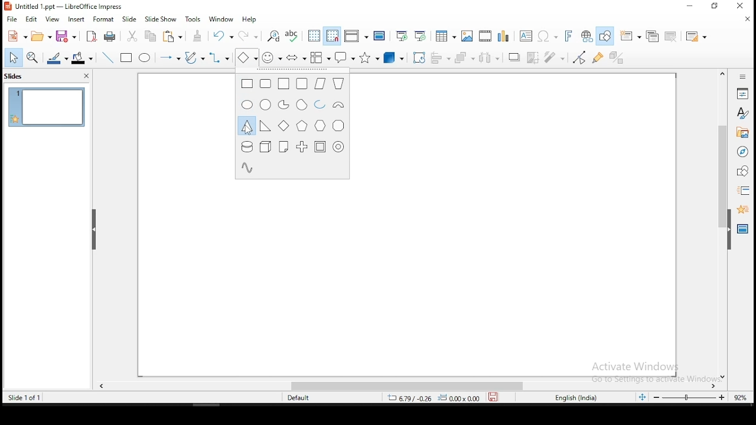 The width and height of the screenshot is (756, 425). Describe the element at coordinates (604, 37) in the screenshot. I see `show draw functions` at that location.